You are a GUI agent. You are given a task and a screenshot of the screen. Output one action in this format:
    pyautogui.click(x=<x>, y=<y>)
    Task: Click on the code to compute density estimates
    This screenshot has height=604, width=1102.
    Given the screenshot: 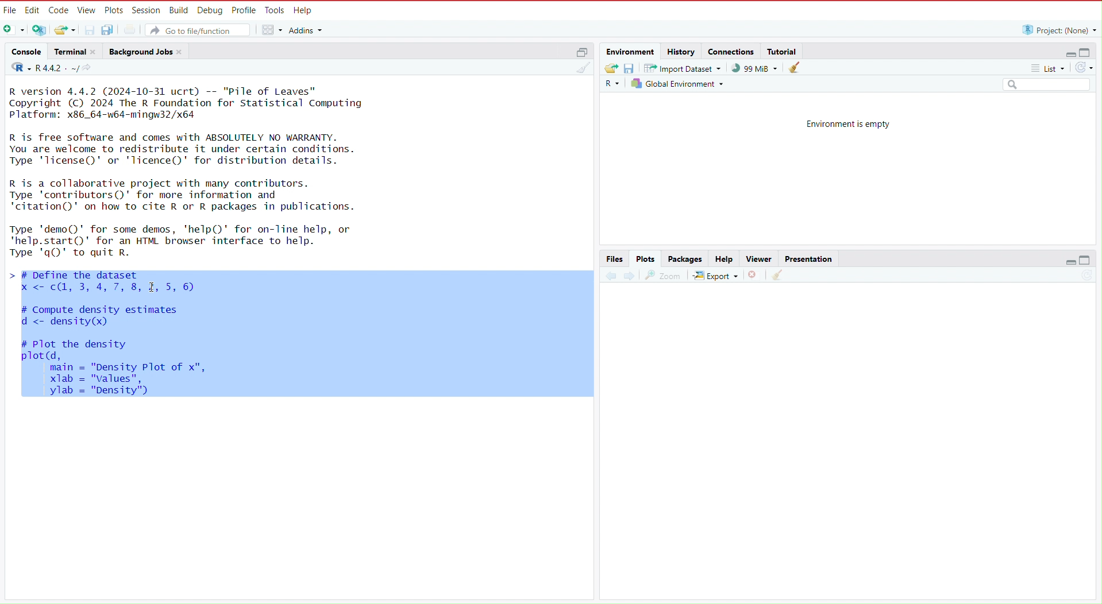 What is the action you would take?
    pyautogui.click(x=129, y=319)
    